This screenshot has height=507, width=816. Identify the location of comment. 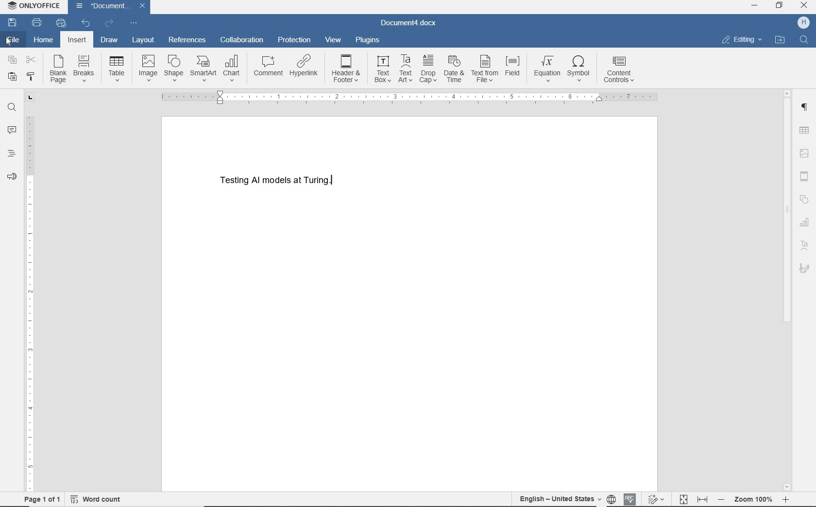
(266, 67).